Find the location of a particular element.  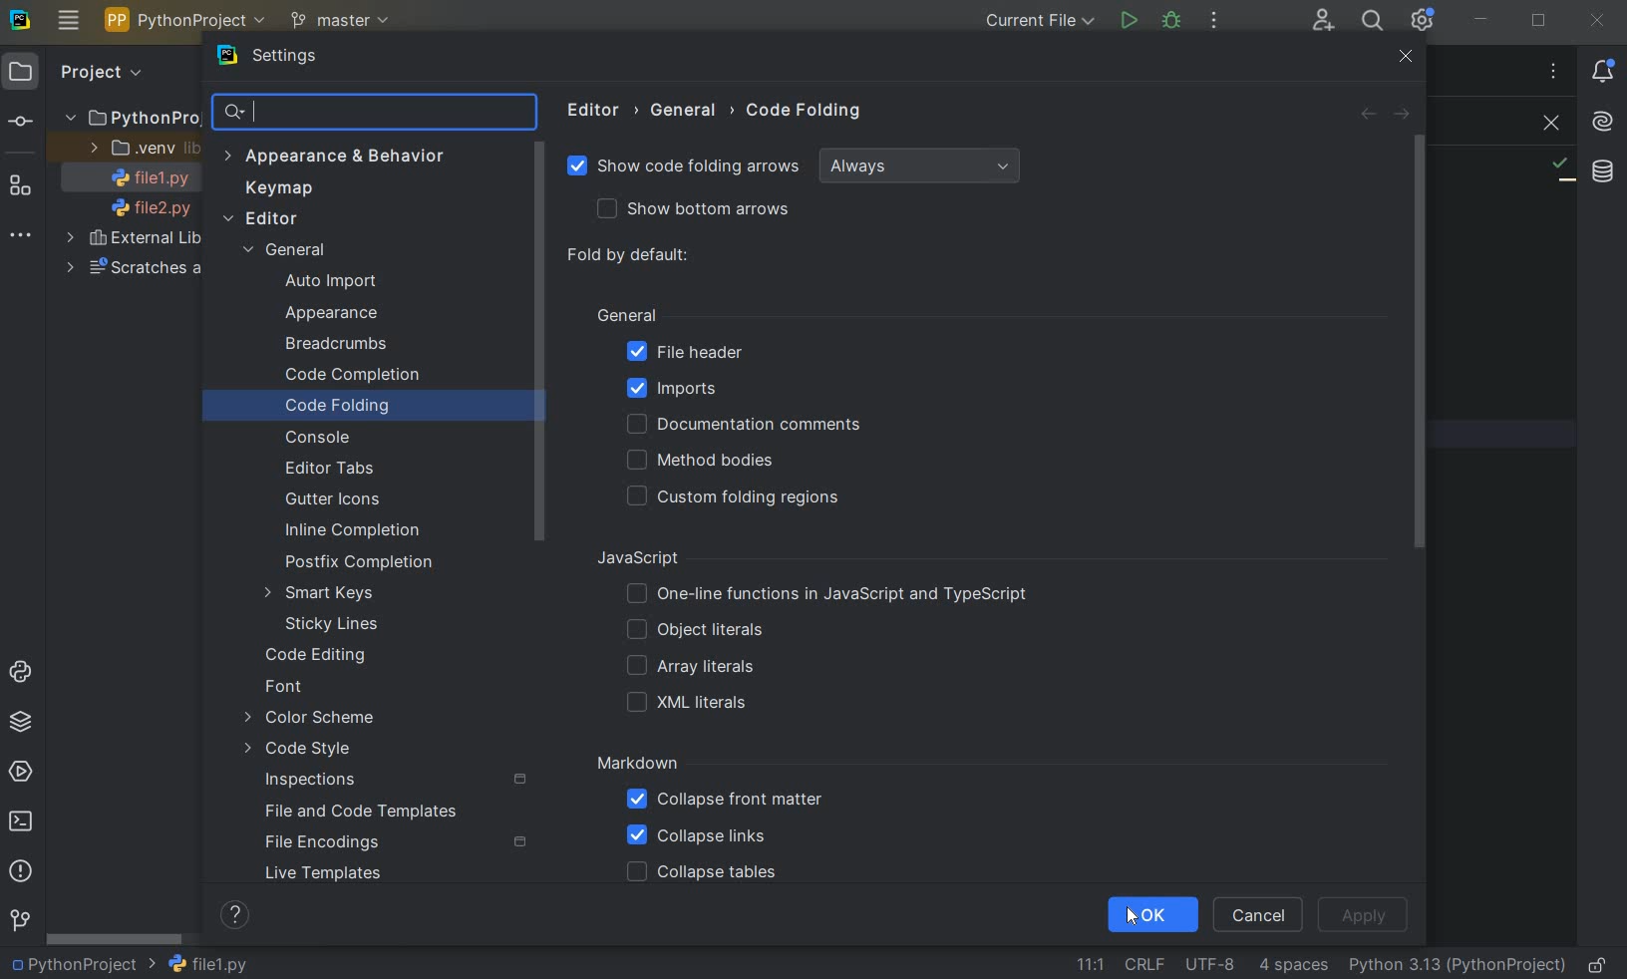

CUSTOM FOLDING REGIONS is located at coordinates (740, 497).